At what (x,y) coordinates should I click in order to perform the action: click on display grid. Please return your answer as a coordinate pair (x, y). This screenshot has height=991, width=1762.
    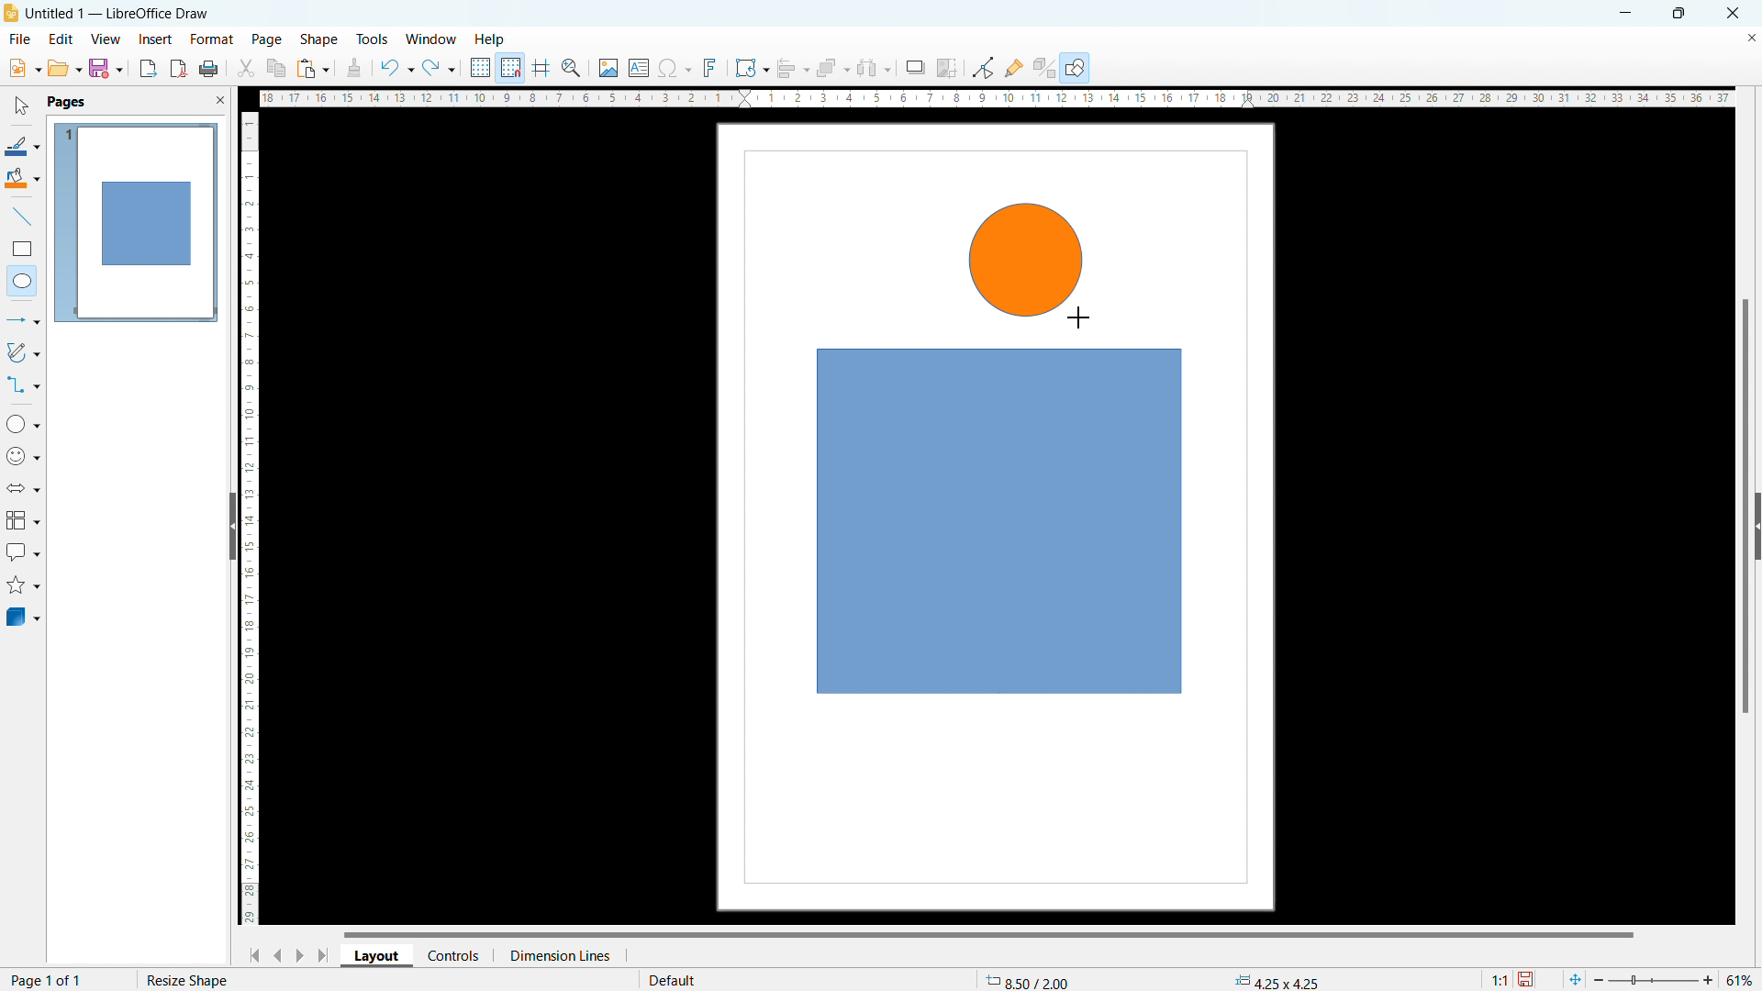
    Looking at the image, I should click on (479, 68).